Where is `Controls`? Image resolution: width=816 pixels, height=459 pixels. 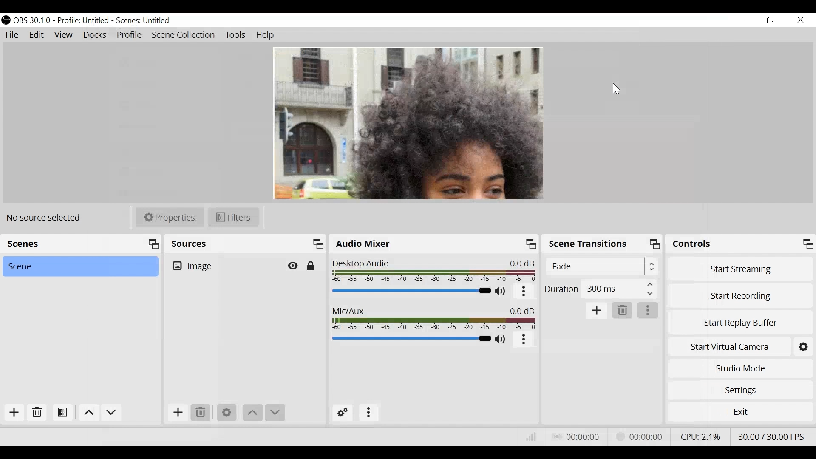 Controls is located at coordinates (740, 244).